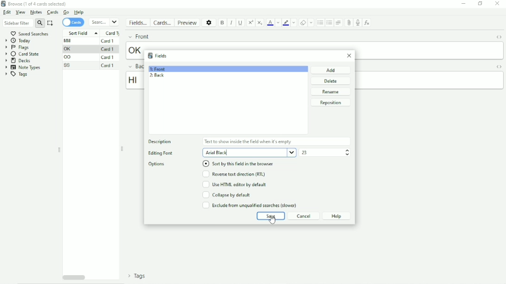  What do you see at coordinates (20, 12) in the screenshot?
I see `View` at bounding box center [20, 12].